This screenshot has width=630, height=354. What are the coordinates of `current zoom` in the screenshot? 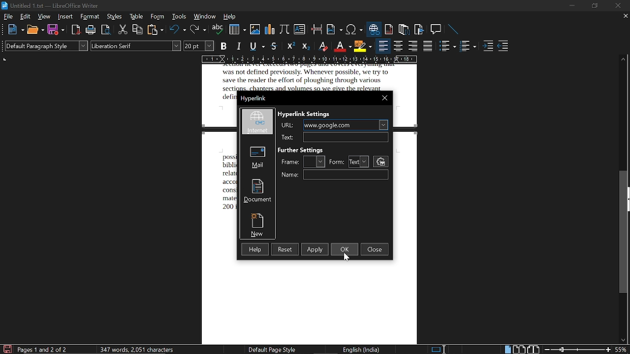 It's located at (623, 350).